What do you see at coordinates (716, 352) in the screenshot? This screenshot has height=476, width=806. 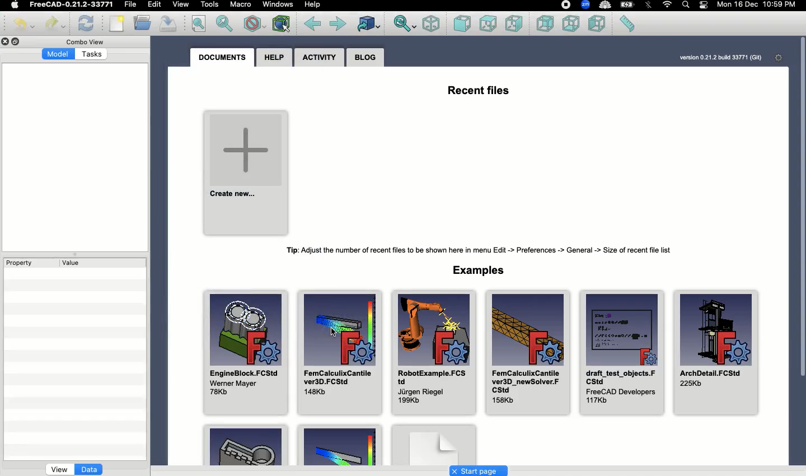 I see `ArchDetail.FCStd.225kB` at bounding box center [716, 352].